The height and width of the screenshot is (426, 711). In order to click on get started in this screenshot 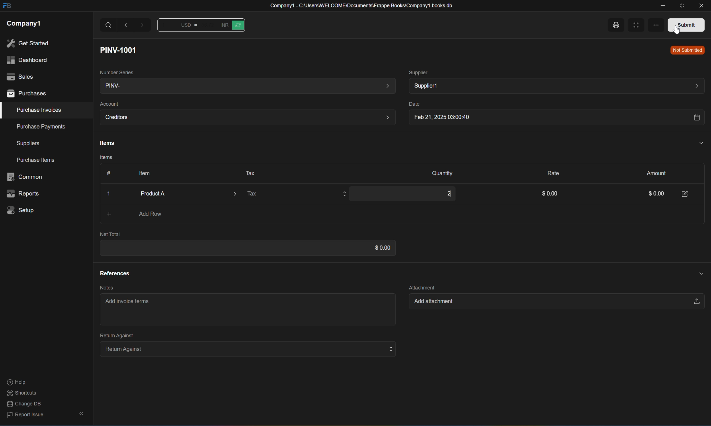, I will do `click(28, 43)`.